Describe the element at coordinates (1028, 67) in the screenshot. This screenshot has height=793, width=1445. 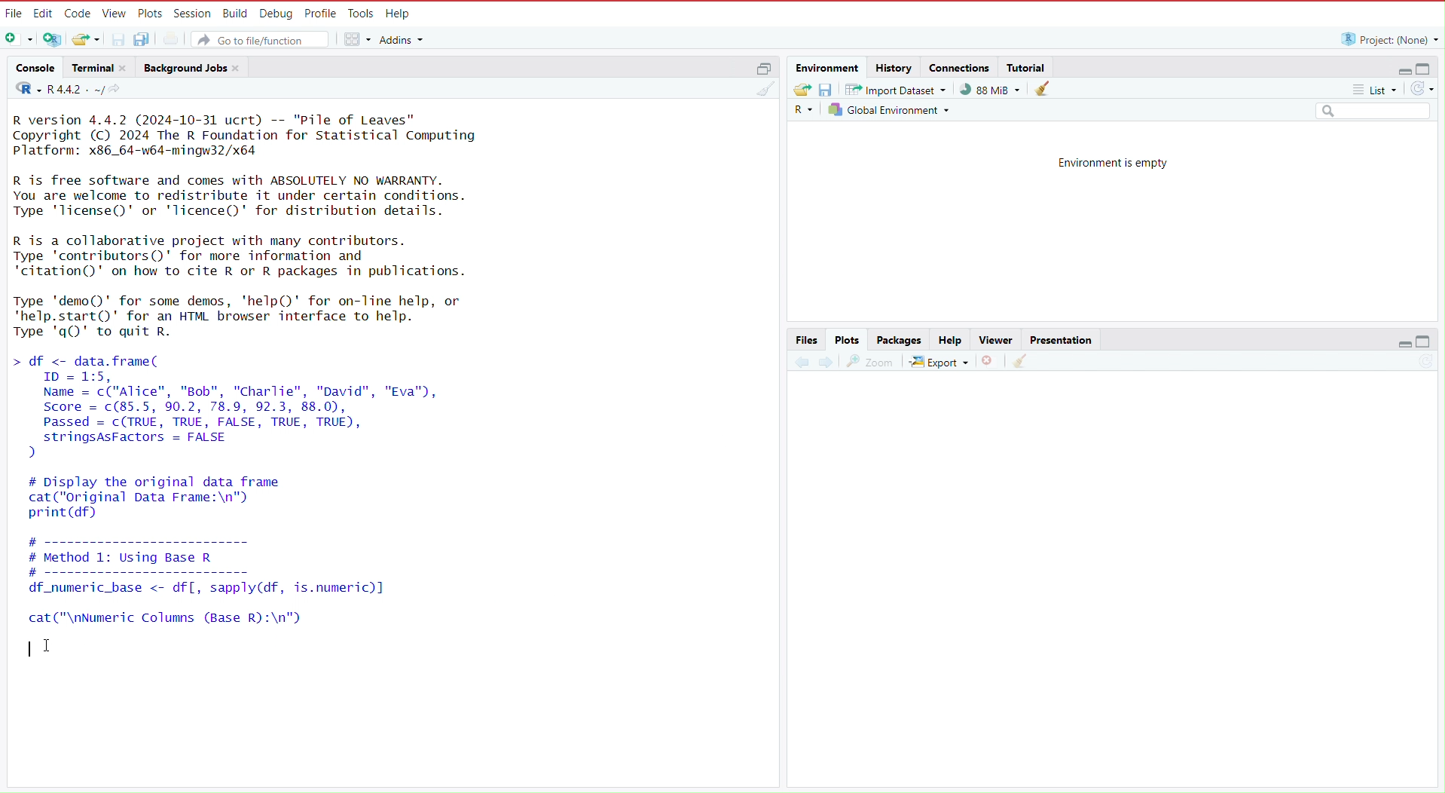
I see `Tutorial` at that location.